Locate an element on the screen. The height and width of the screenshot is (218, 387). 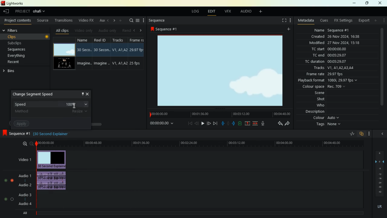
menu is located at coordinates (138, 21).